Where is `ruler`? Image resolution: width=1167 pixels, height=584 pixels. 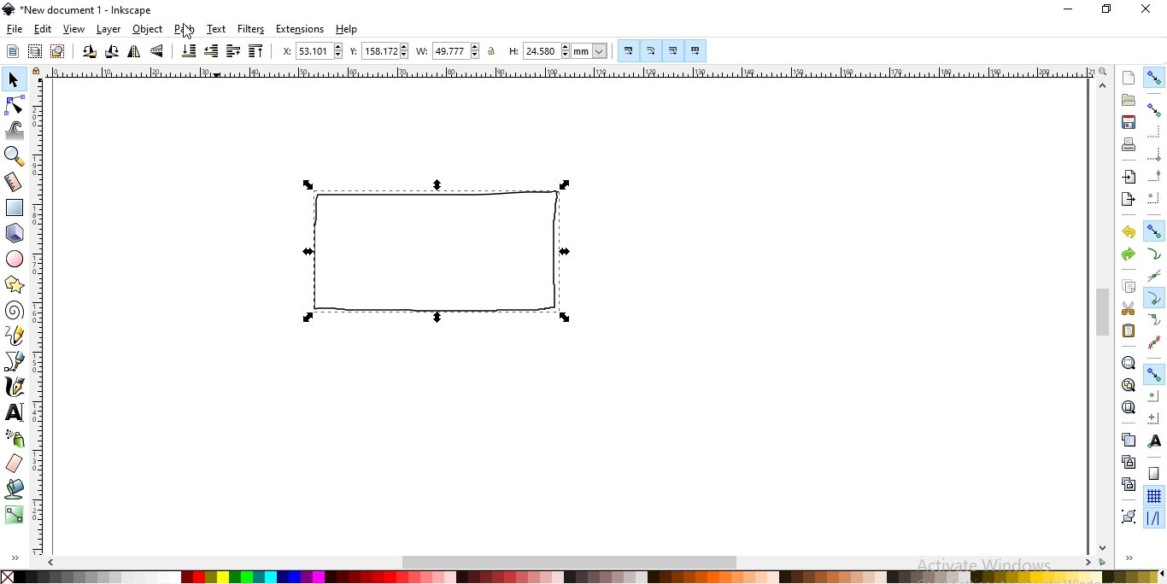 ruler is located at coordinates (569, 73).